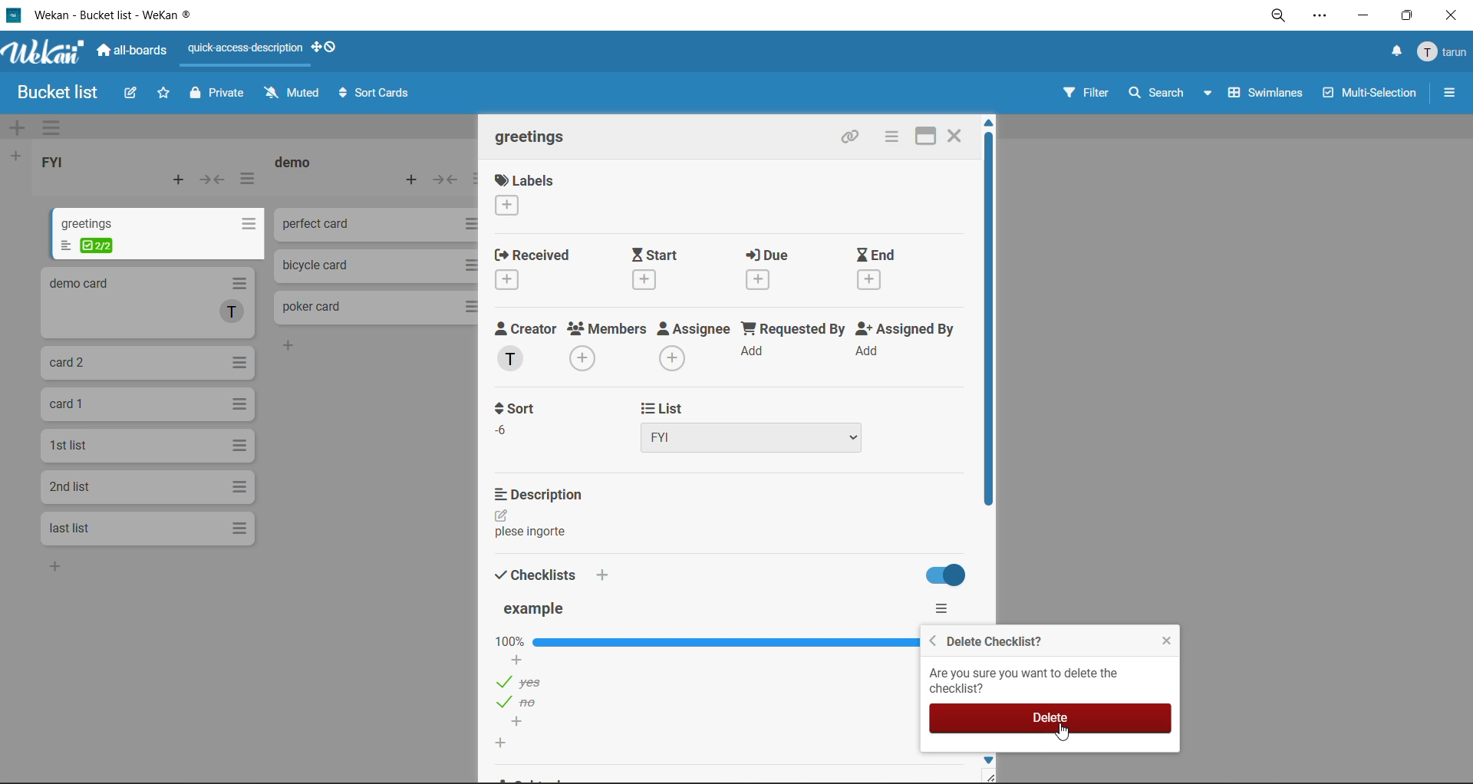  I want to click on sort cards, so click(377, 92).